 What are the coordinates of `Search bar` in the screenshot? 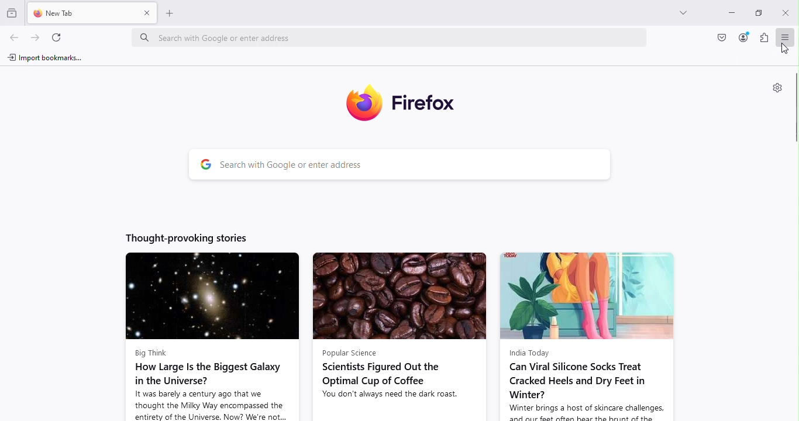 It's located at (399, 164).